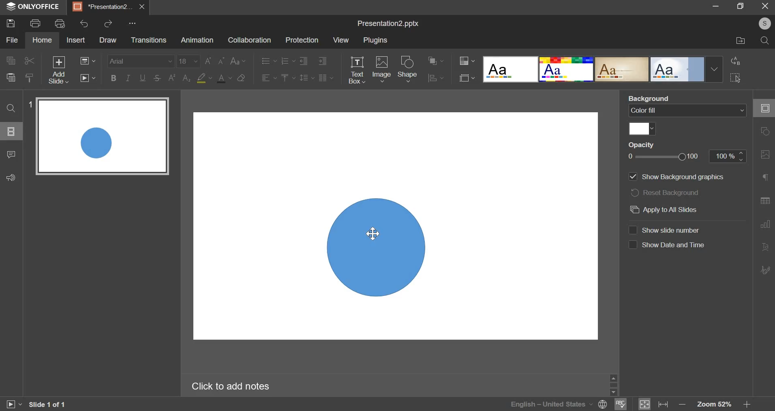  I want to click on undo, so click(85, 24).